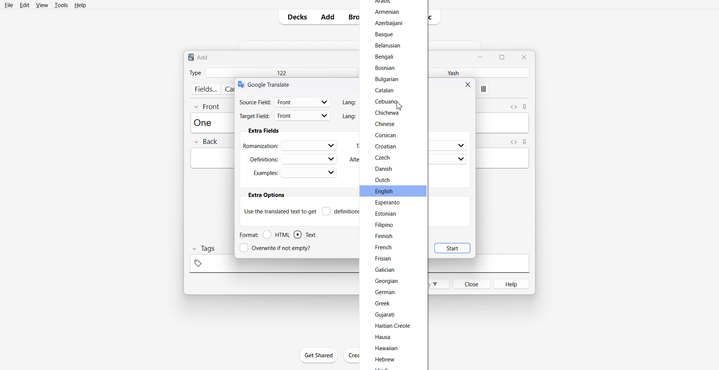 The height and width of the screenshot is (370, 719). I want to click on Bengali, so click(386, 57).